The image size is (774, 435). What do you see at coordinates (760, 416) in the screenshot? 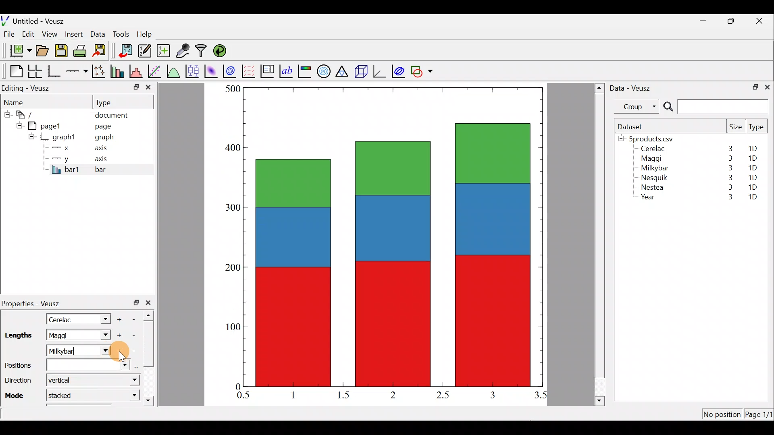
I see `Page 1/11` at bounding box center [760, 416].